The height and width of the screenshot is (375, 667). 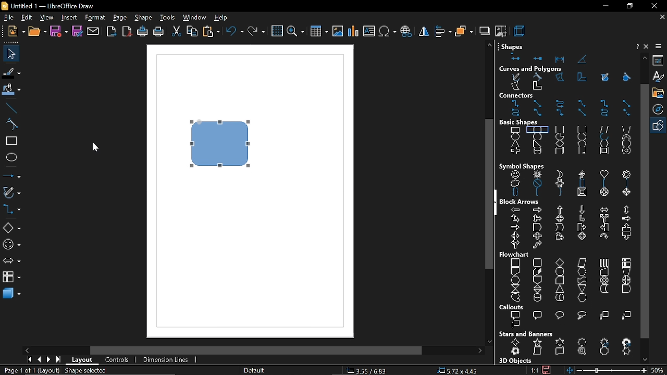 I want to click on stars and banners, so click(x=526, y=334).